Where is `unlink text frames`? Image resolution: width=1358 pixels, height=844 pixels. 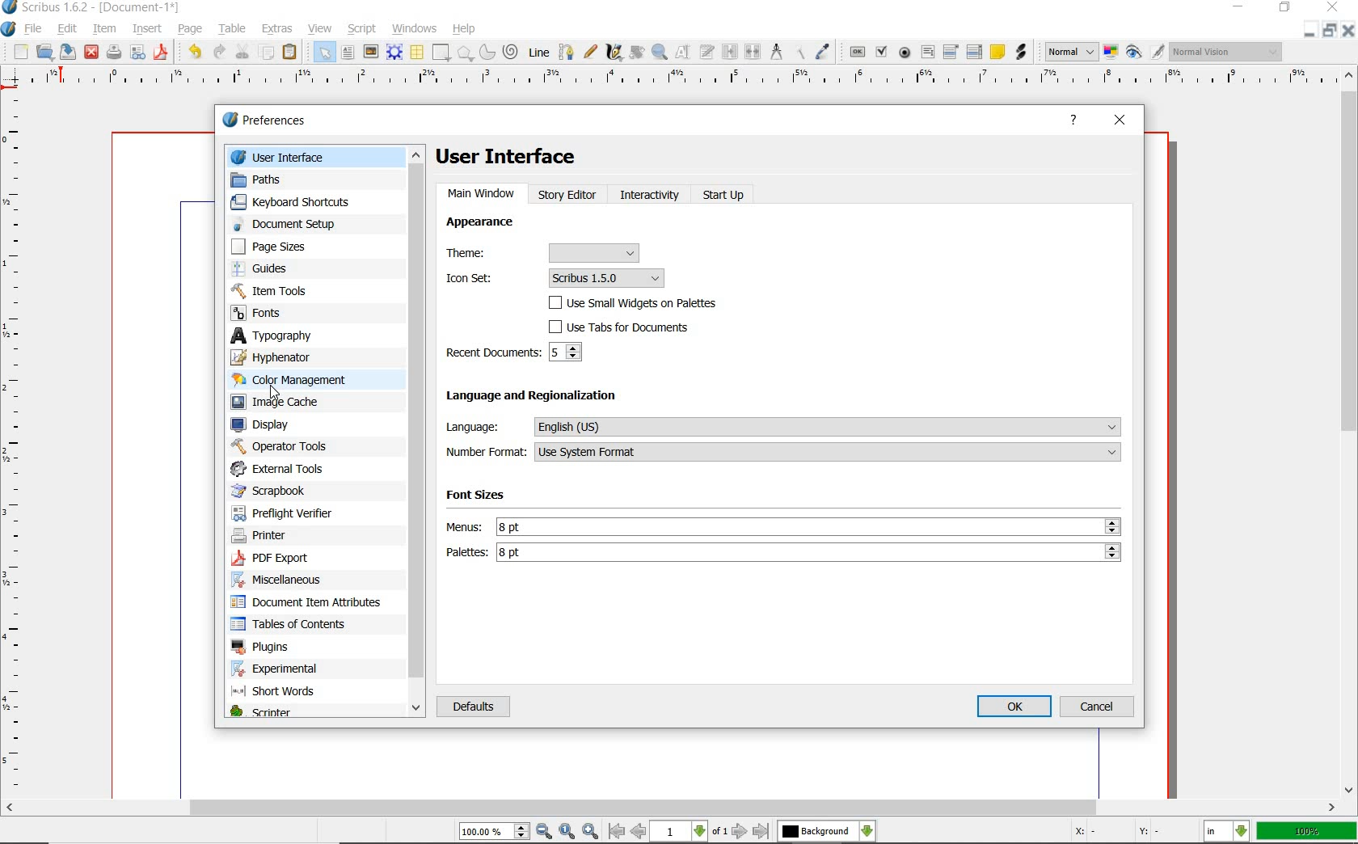
unlink text frames is located at coordinates (752, 53).